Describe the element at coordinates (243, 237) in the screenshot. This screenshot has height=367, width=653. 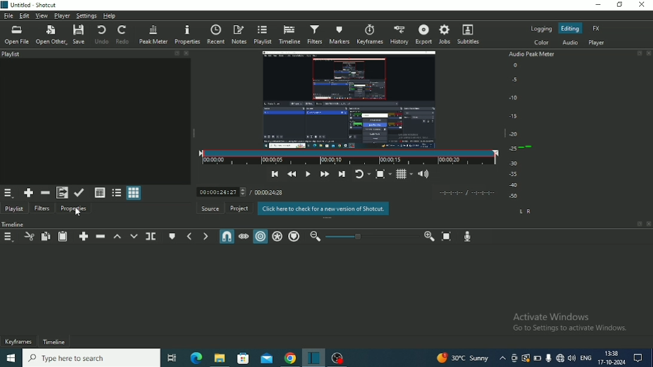
I see `Scrub while dragging` at that location.